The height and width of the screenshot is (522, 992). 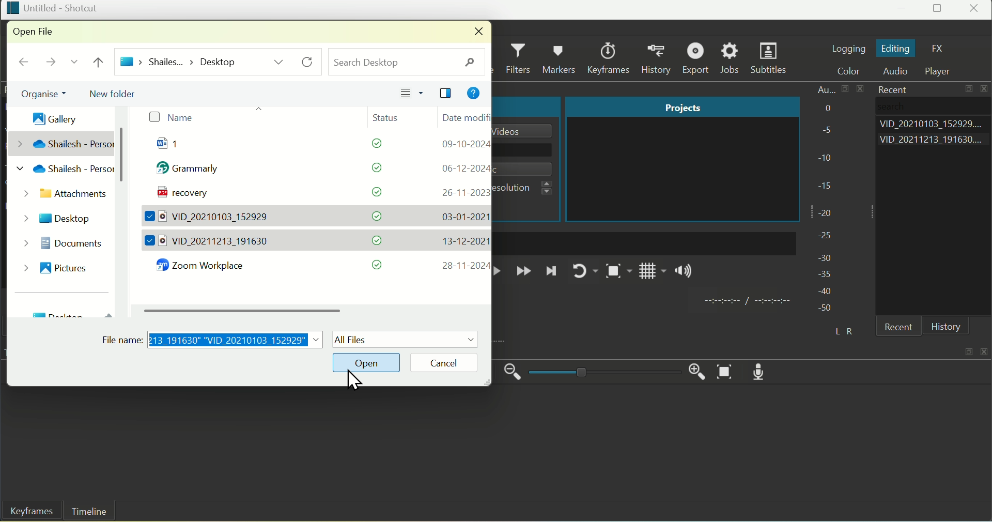 I want to click on Grid, so click(x=653, y=274).